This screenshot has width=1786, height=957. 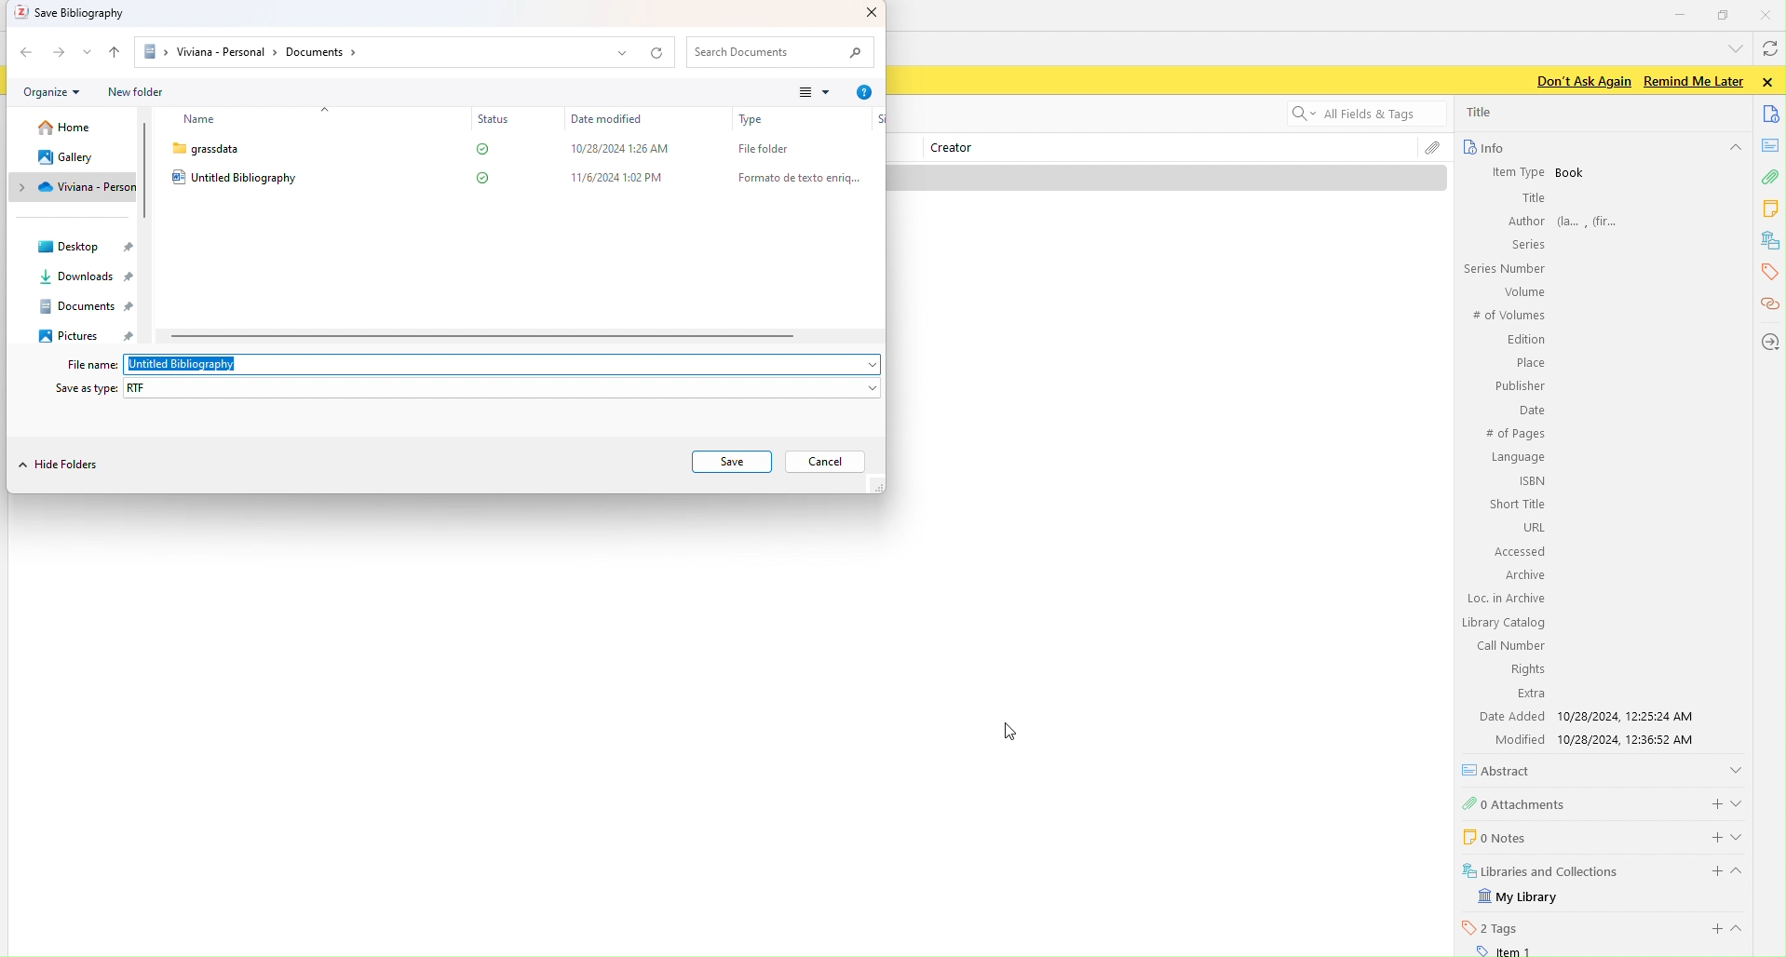 What do you see at coordinates (1355, 115) in the screenshot?
I see `All fields and tags` at bounding box center [1355, 115].